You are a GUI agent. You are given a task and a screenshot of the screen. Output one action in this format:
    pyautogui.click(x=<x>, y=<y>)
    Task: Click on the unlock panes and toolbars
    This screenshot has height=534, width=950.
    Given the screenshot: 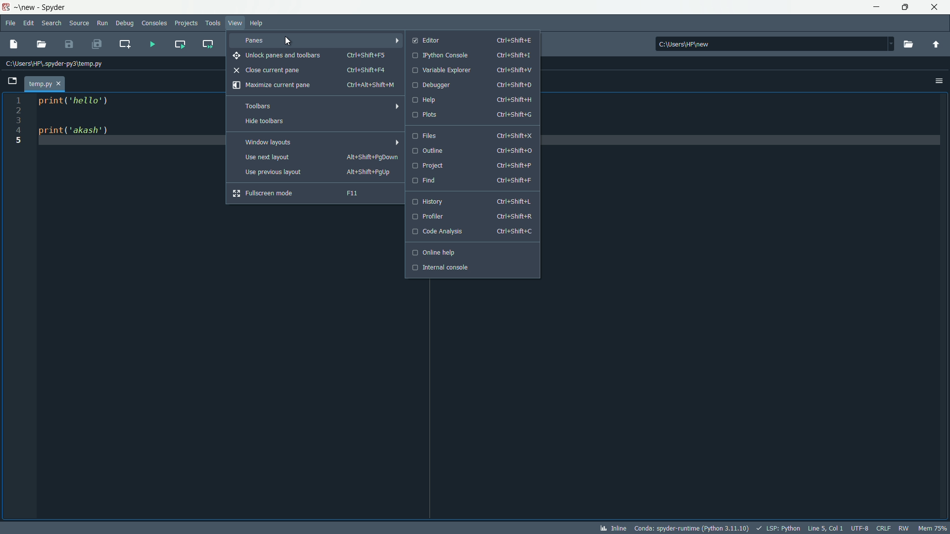 What is the action you would take?
    pyautogui.click(x=313, y=56)
    